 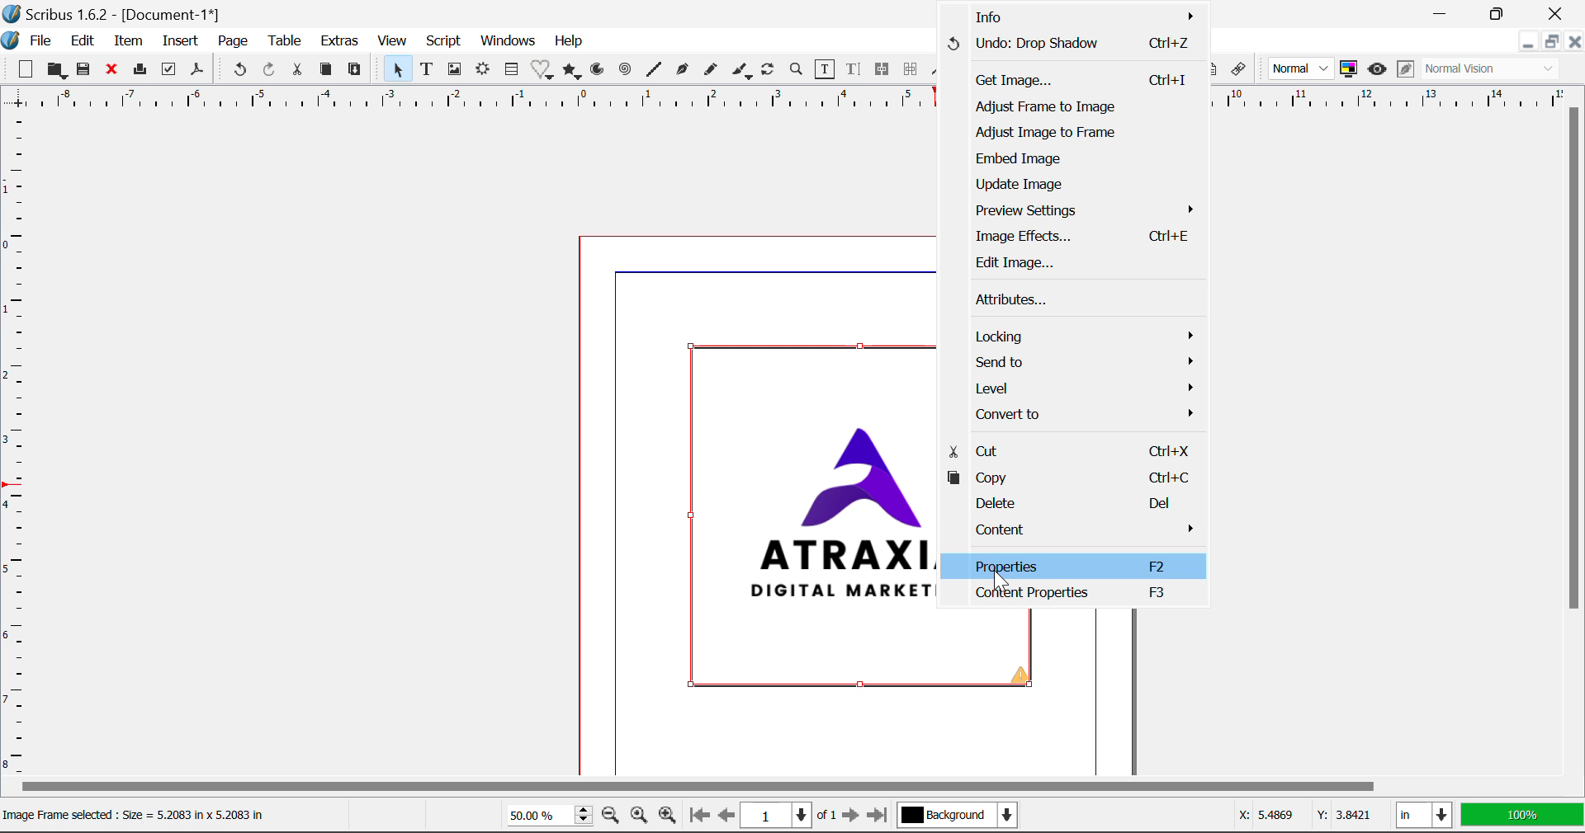 What do you see at coordinates (1491, 68) in the screenshot?
I see `Normal Vision` at bounding box center [1491, 68].